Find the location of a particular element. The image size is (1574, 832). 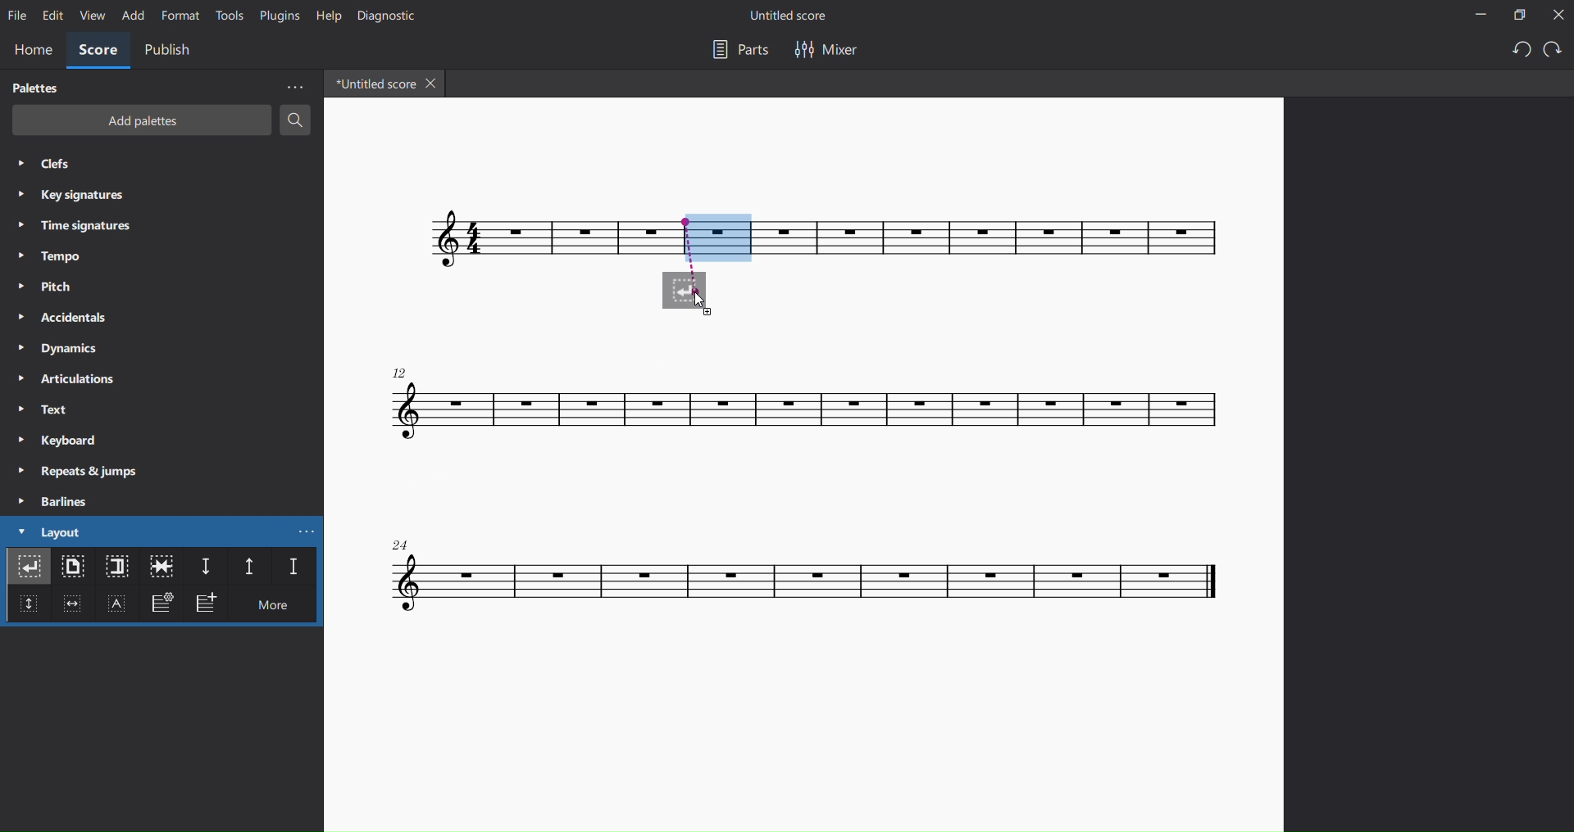

more is located at coordinates (293, 87).